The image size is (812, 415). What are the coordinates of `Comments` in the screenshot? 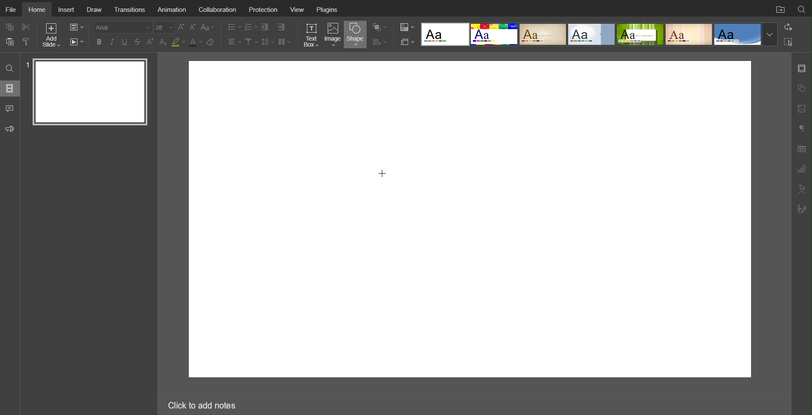 It's located at (11, 108).